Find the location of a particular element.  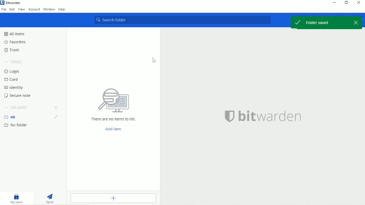

All items is located at coordinates (14, 34).